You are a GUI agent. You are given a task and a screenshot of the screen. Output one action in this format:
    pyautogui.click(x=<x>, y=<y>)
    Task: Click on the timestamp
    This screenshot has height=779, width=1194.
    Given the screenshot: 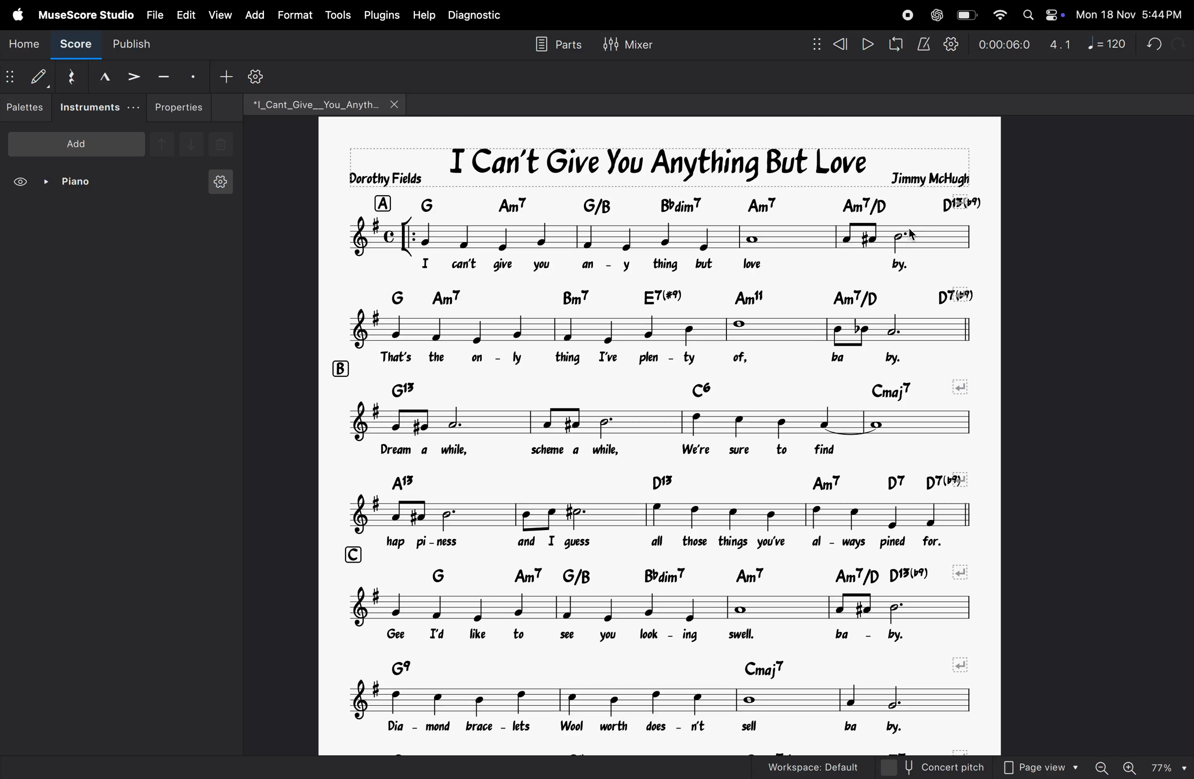 What is the action you would take?
    pyautogui.click(x=1006, y=43)
    